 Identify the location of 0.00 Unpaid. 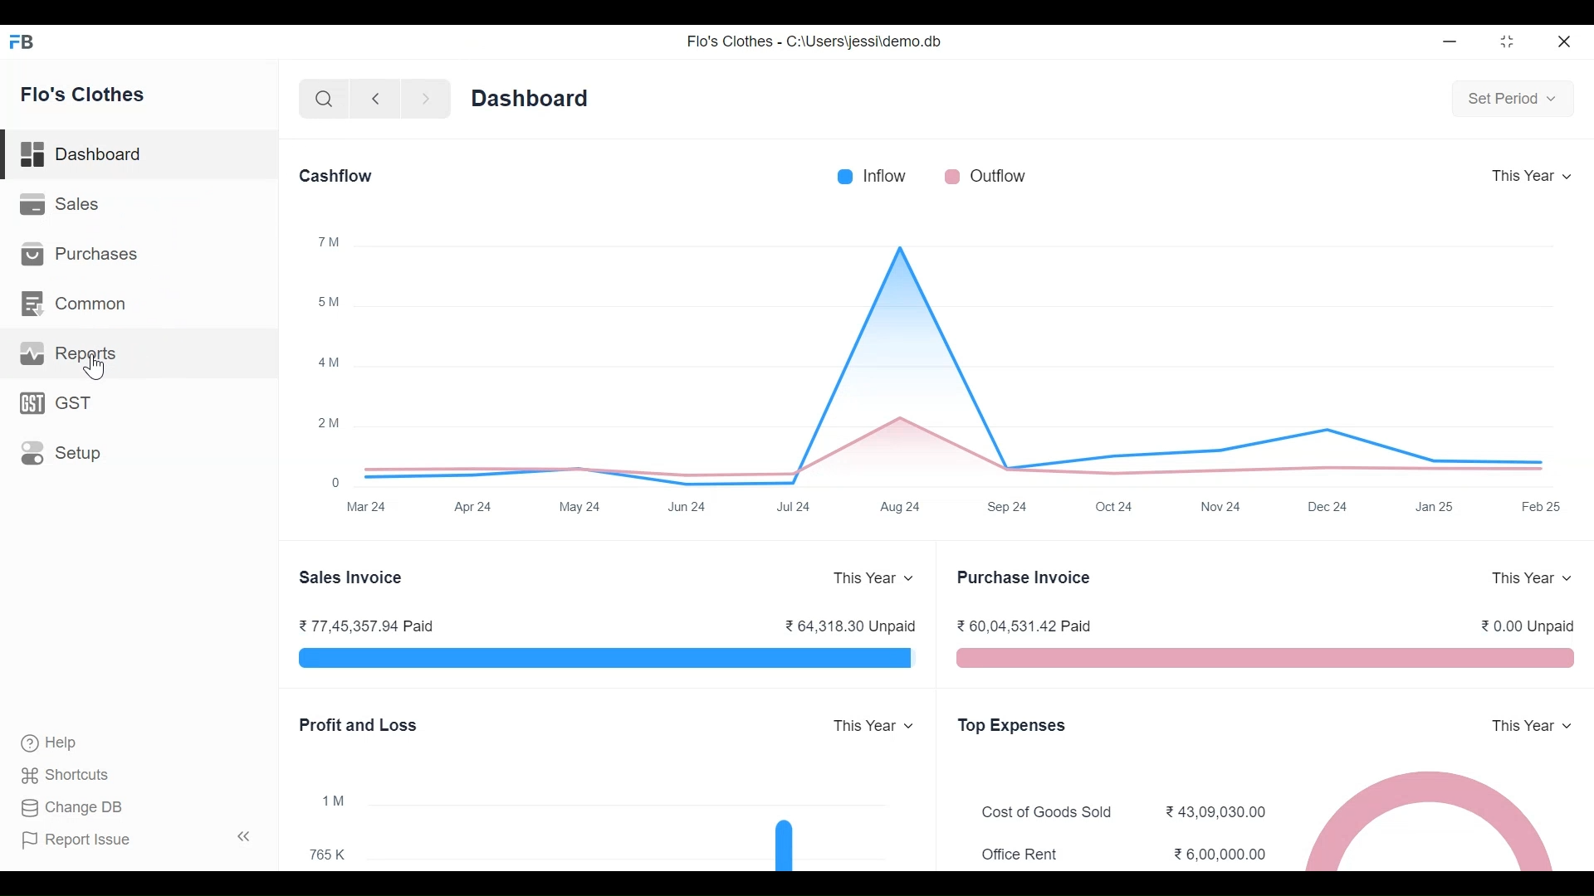
(1529, 626).